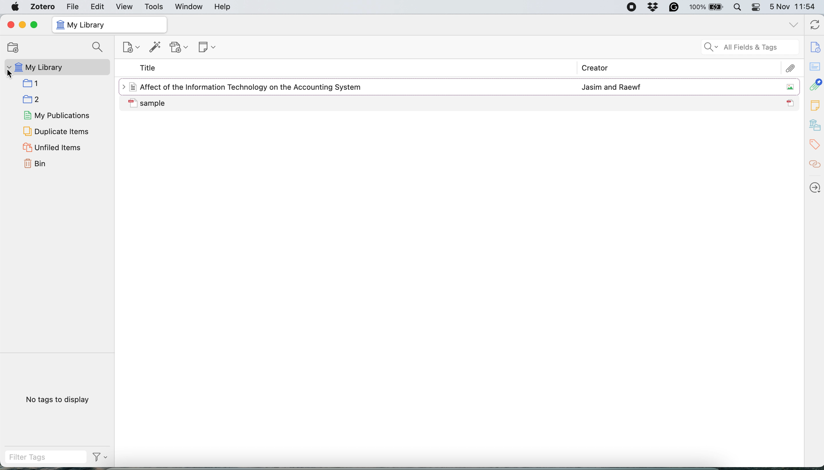  Describe the element at coordinates (178, 46) in the screenshot. I see `new attachment` at that location.